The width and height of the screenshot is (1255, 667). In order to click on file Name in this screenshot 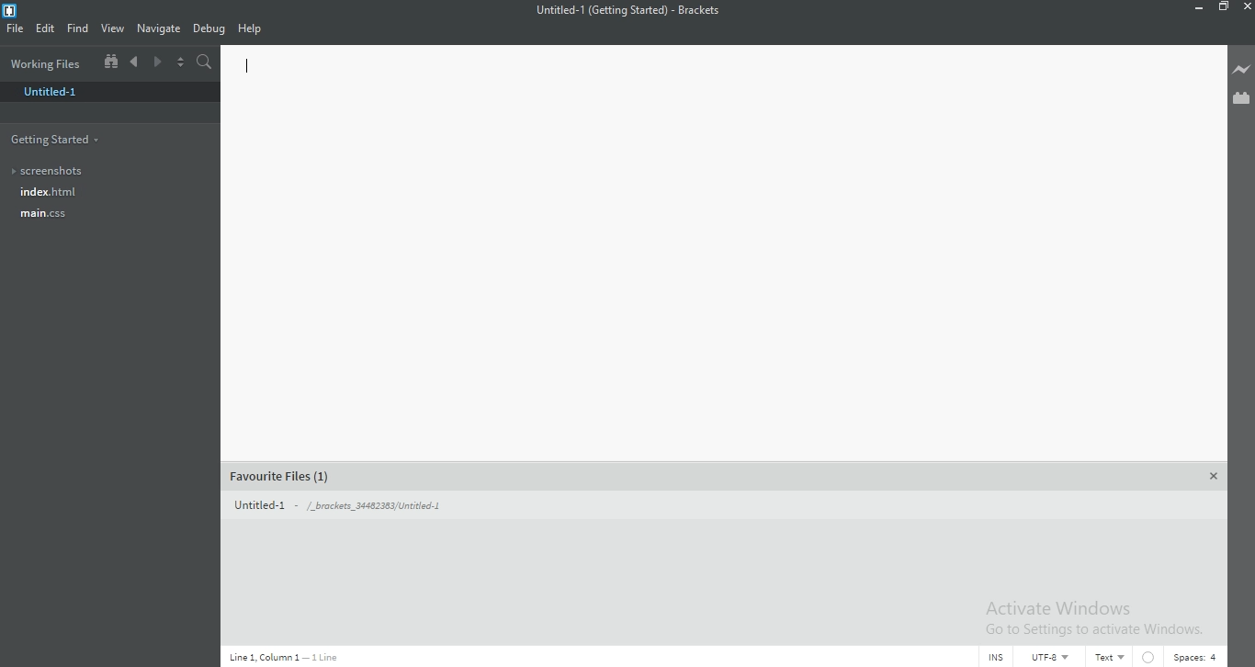, I will do `click(594, 12)`.